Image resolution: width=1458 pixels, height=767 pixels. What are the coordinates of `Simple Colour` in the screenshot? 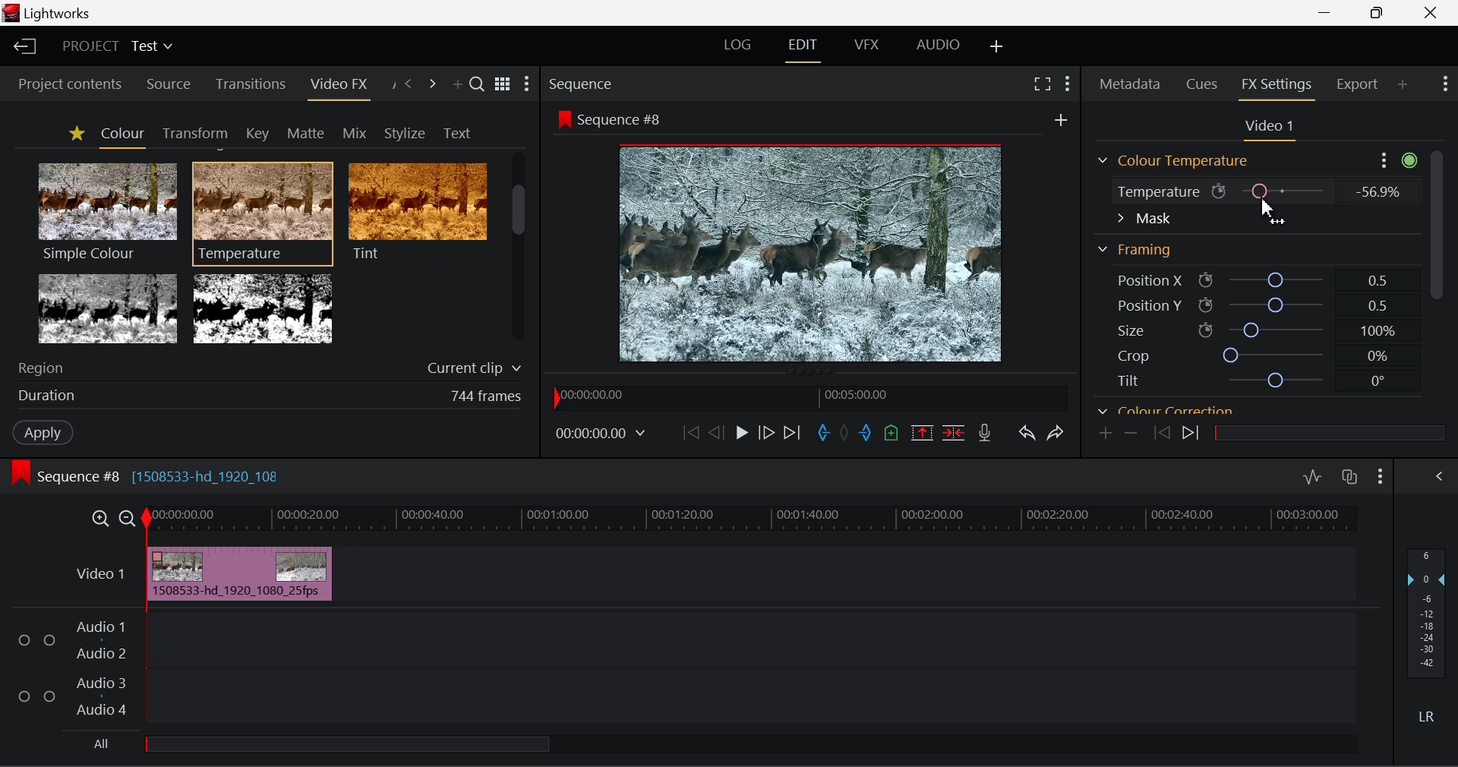 It's located at (106, 211).